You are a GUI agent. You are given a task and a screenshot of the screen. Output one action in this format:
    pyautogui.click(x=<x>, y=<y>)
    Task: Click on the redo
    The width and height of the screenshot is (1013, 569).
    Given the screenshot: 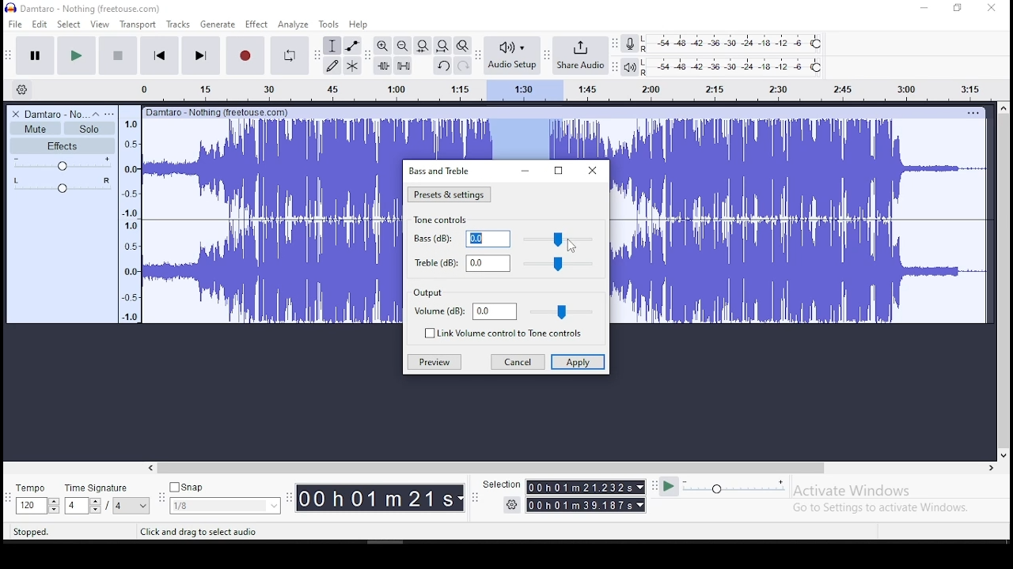 What is the action you would take?
    pyautogui.click(x=463, y=65)
    